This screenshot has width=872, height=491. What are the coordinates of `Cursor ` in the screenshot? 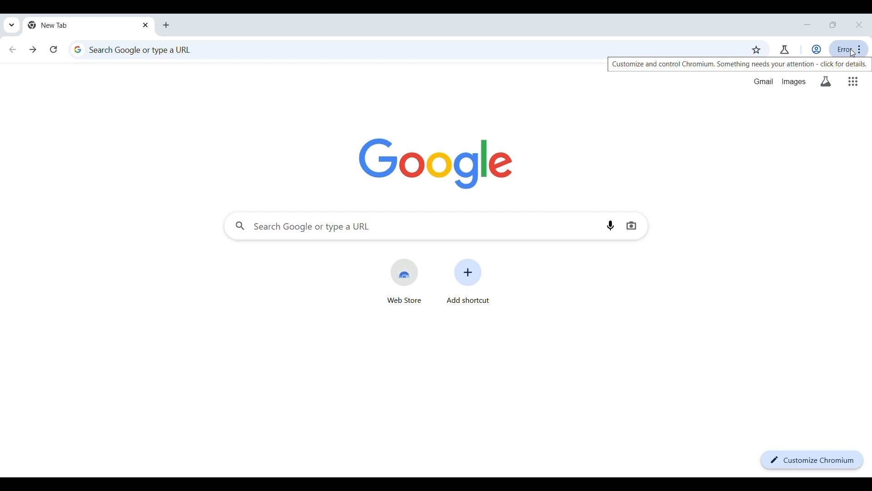 It's located at (854, 53).